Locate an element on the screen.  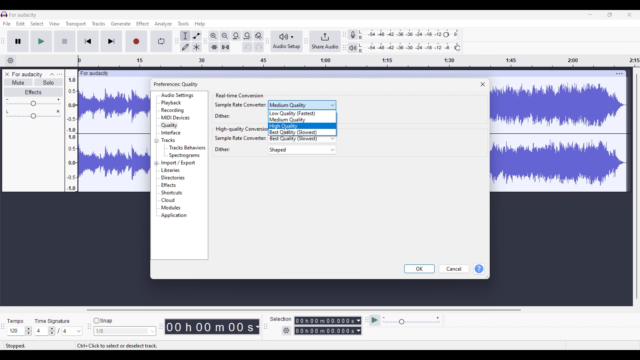
cursor is located at coordinates (287, 131).